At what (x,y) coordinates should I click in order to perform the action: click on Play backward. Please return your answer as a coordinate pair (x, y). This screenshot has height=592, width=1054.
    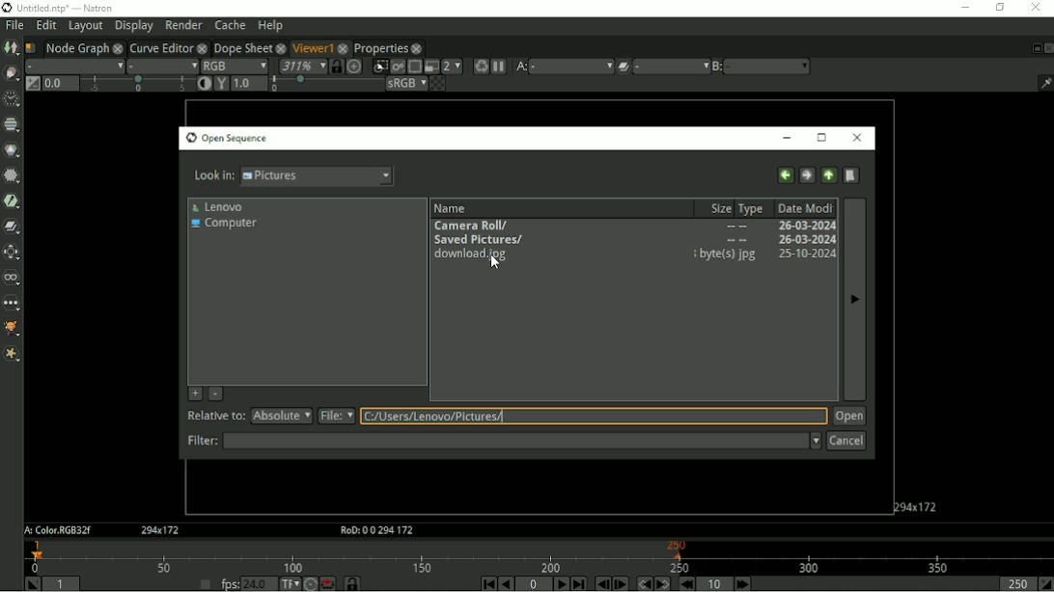
    Looking at the image, I should click on (507, 584).